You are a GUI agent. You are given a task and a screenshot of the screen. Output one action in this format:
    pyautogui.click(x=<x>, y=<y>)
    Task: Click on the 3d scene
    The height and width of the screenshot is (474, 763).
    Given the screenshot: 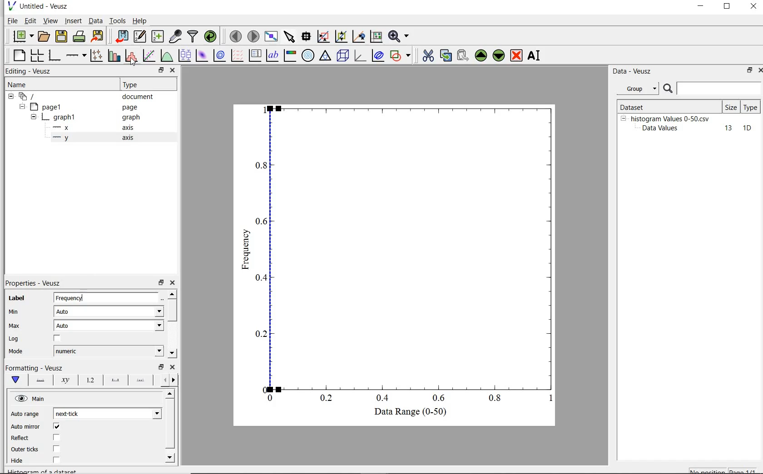 What is the action you would take?
    pyautogui.click(x=343, y=56)
    